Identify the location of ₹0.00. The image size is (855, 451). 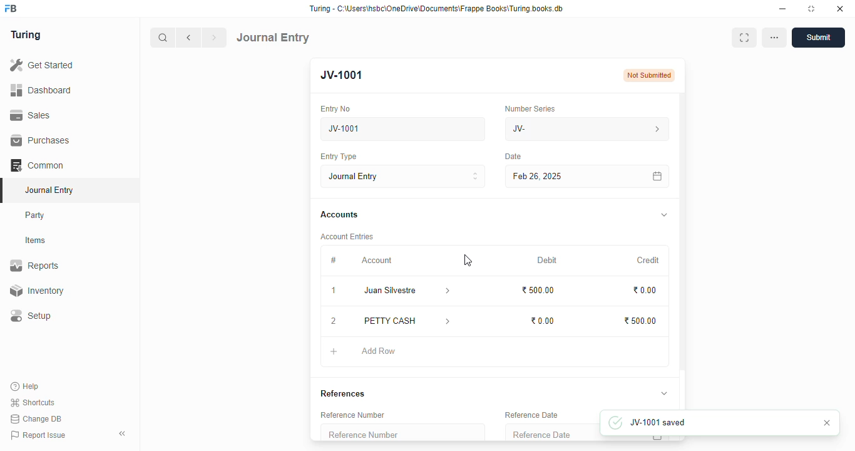
(544, 321).